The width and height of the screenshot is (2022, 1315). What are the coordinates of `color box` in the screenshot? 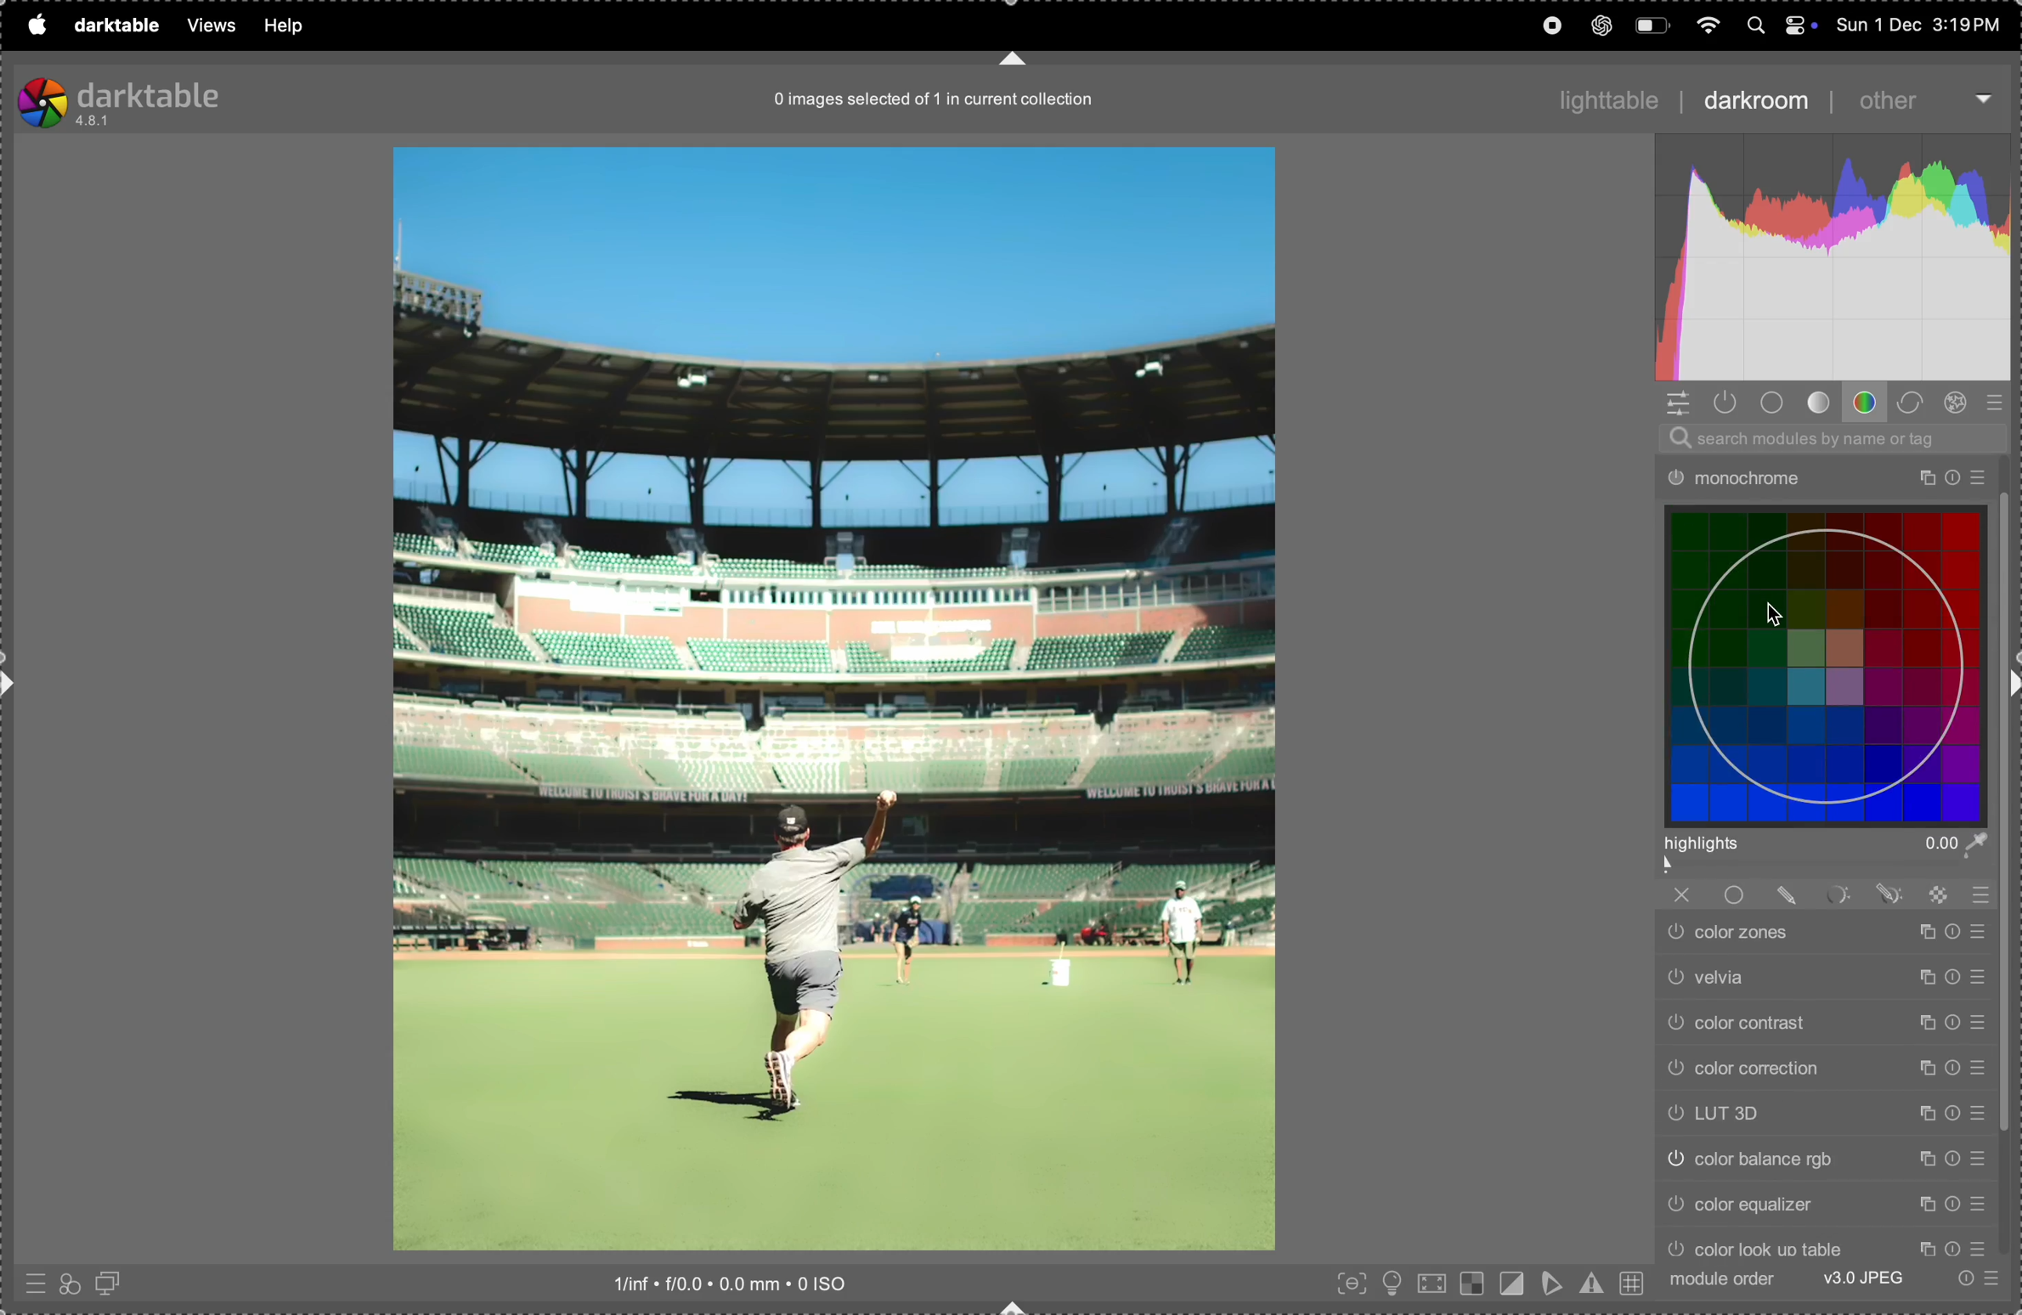 It's located at (1829, 663).